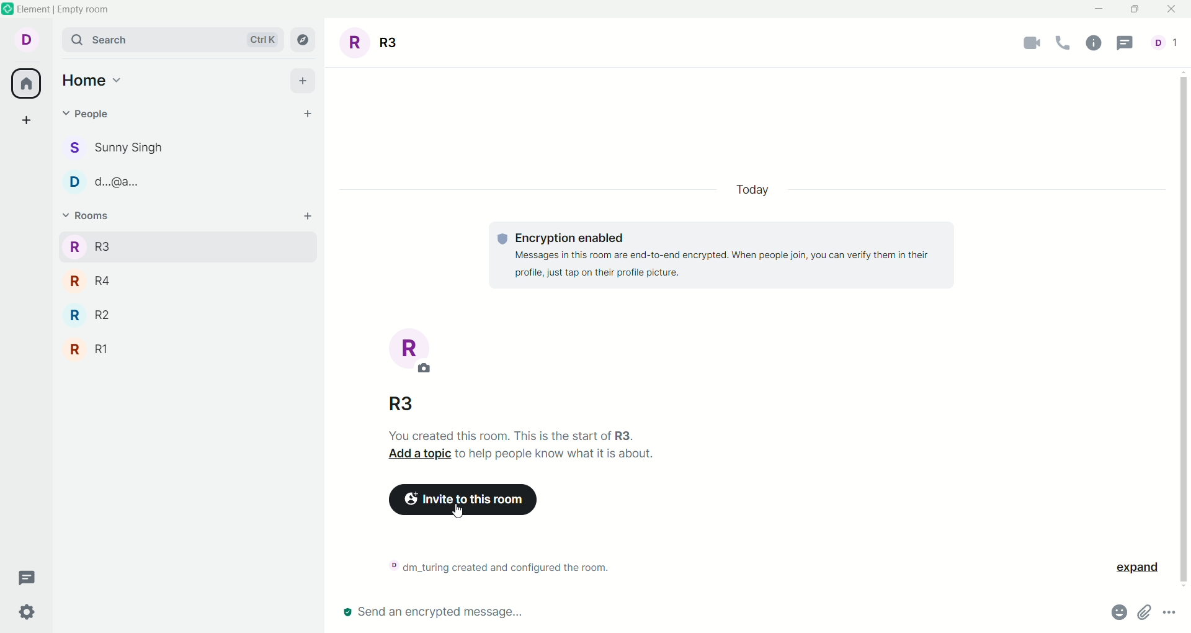 This screenshot has width=1191, height=633. What do you see at coordinates (373, 41) in the screenshot?
I see `Room name` at bounding box center [373, 41].